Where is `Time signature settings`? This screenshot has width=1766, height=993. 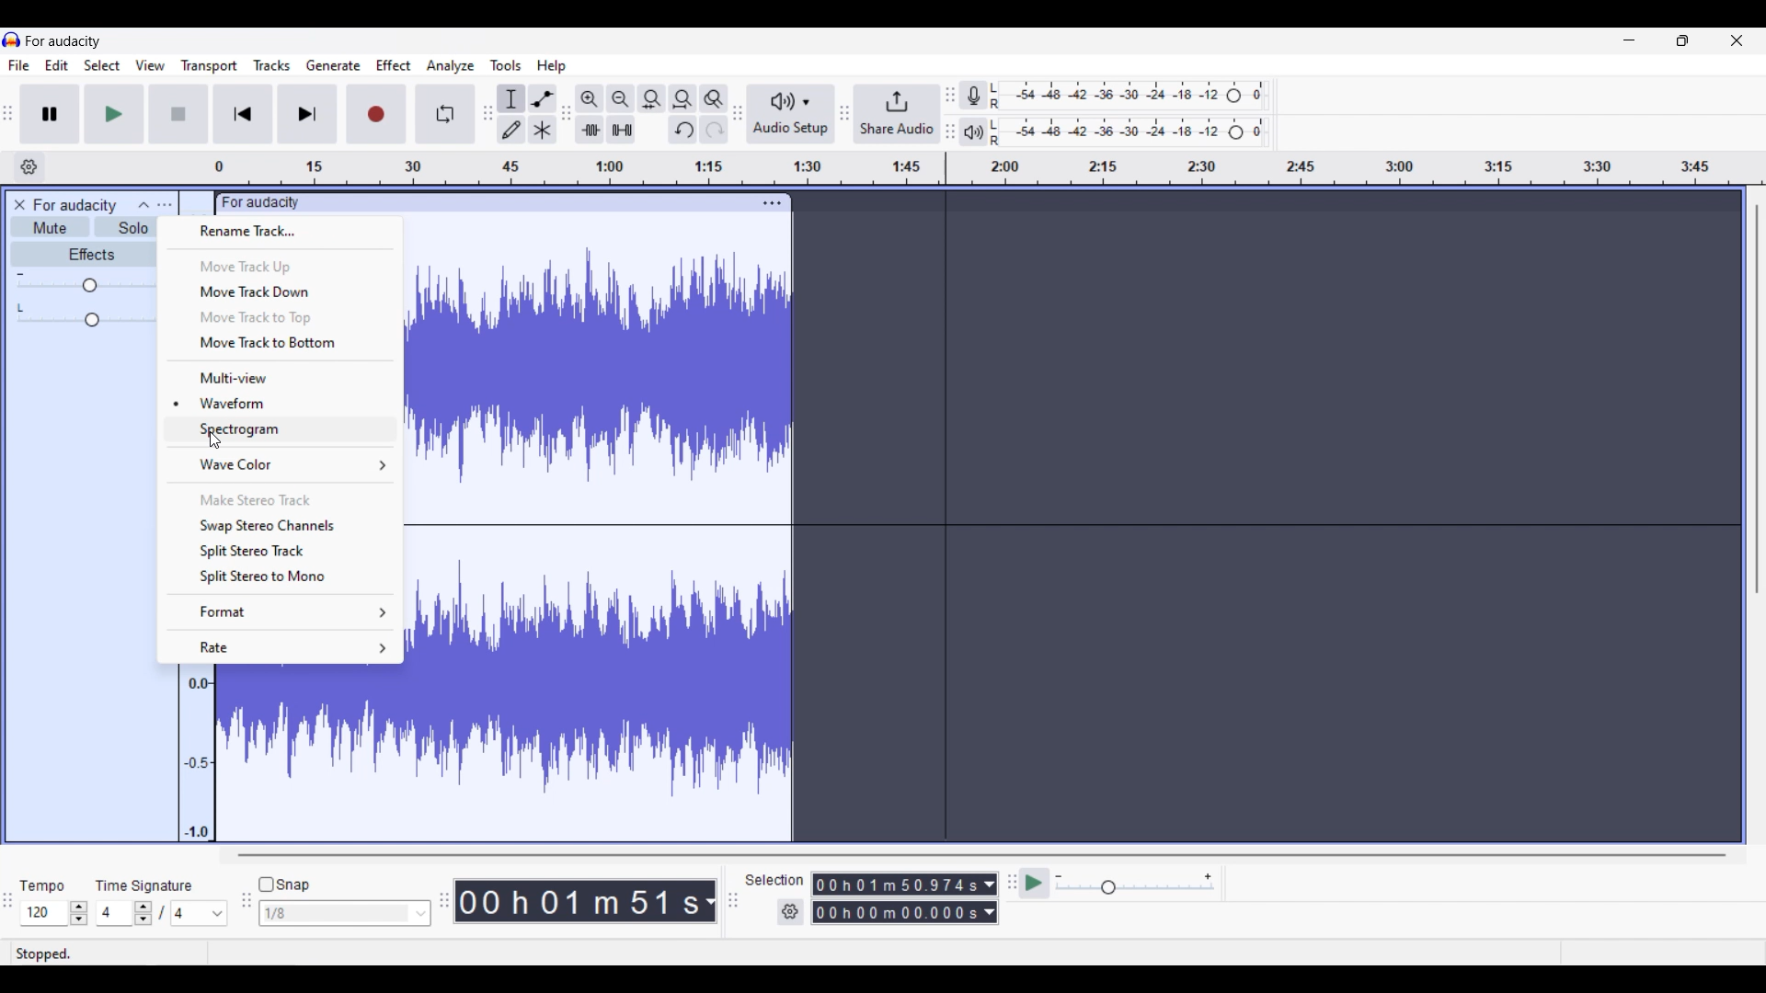 Time signature settings is located at coordinates (163, 913).